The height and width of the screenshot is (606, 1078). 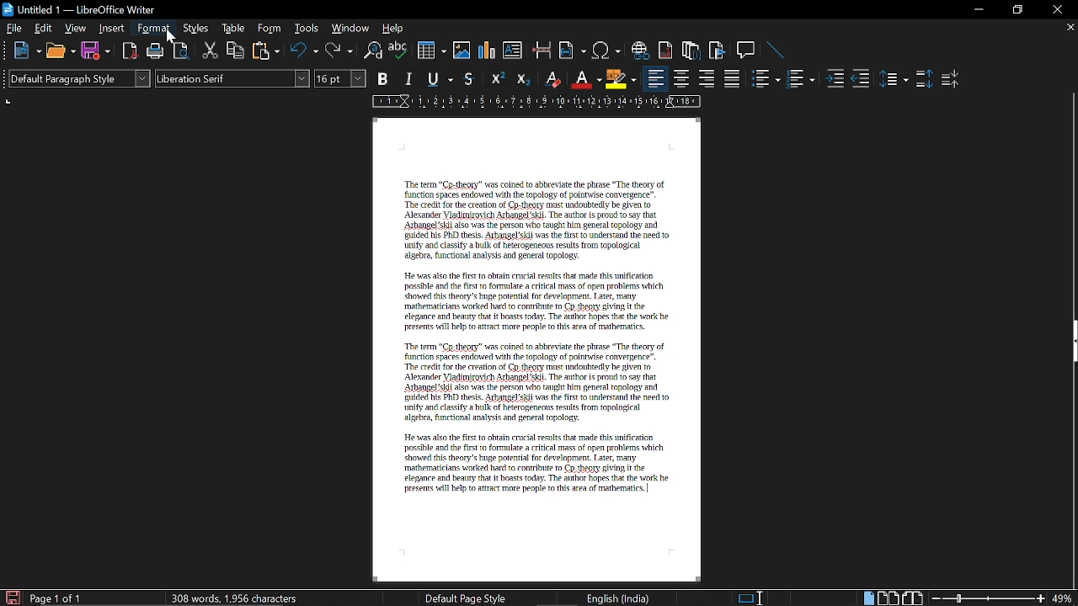 What do you see at coordinates (305, 50) in the screenshot?
I see `Undo` at bounding box center [305, 50].